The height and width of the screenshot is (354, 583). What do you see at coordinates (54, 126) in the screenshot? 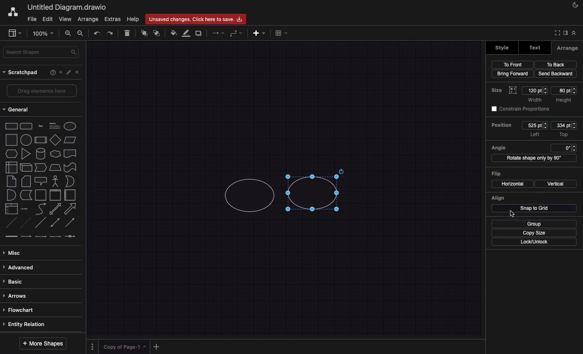
I see `heading` at bounding box center [54, 126].